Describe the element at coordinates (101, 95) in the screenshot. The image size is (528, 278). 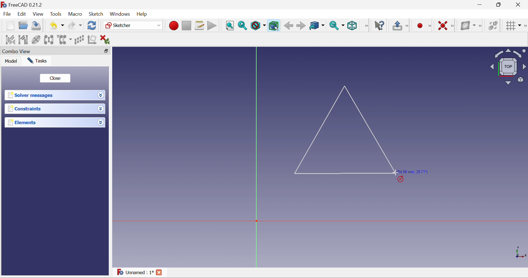
I see `Drop down` at that location.